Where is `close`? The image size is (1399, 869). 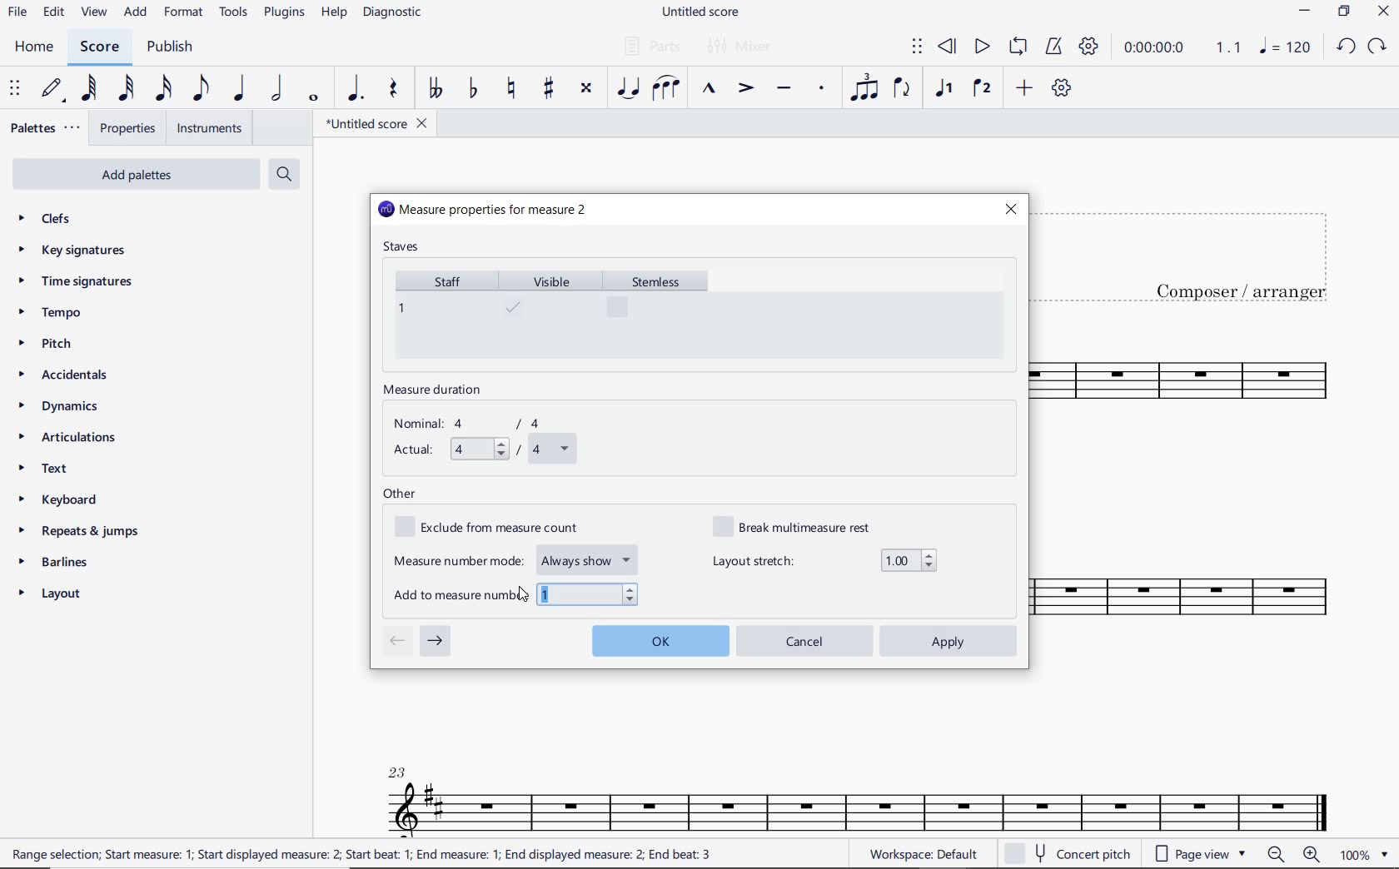 close is located at coordinates (1010, 209).